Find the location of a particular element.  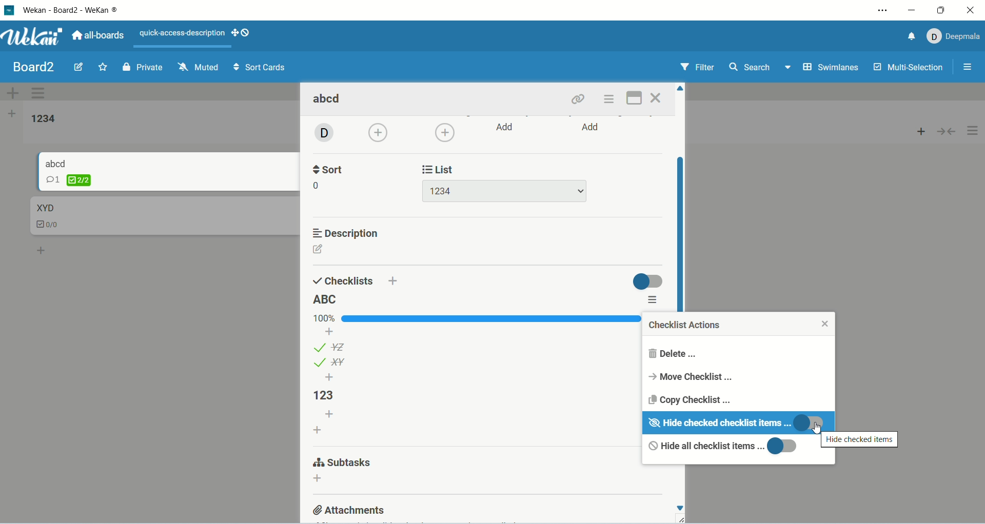

card title is located at coordinates (329, 100).